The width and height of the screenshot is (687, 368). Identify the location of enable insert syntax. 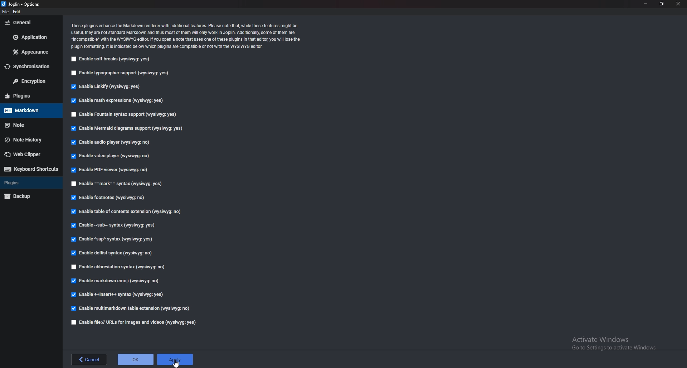
(118, 295).